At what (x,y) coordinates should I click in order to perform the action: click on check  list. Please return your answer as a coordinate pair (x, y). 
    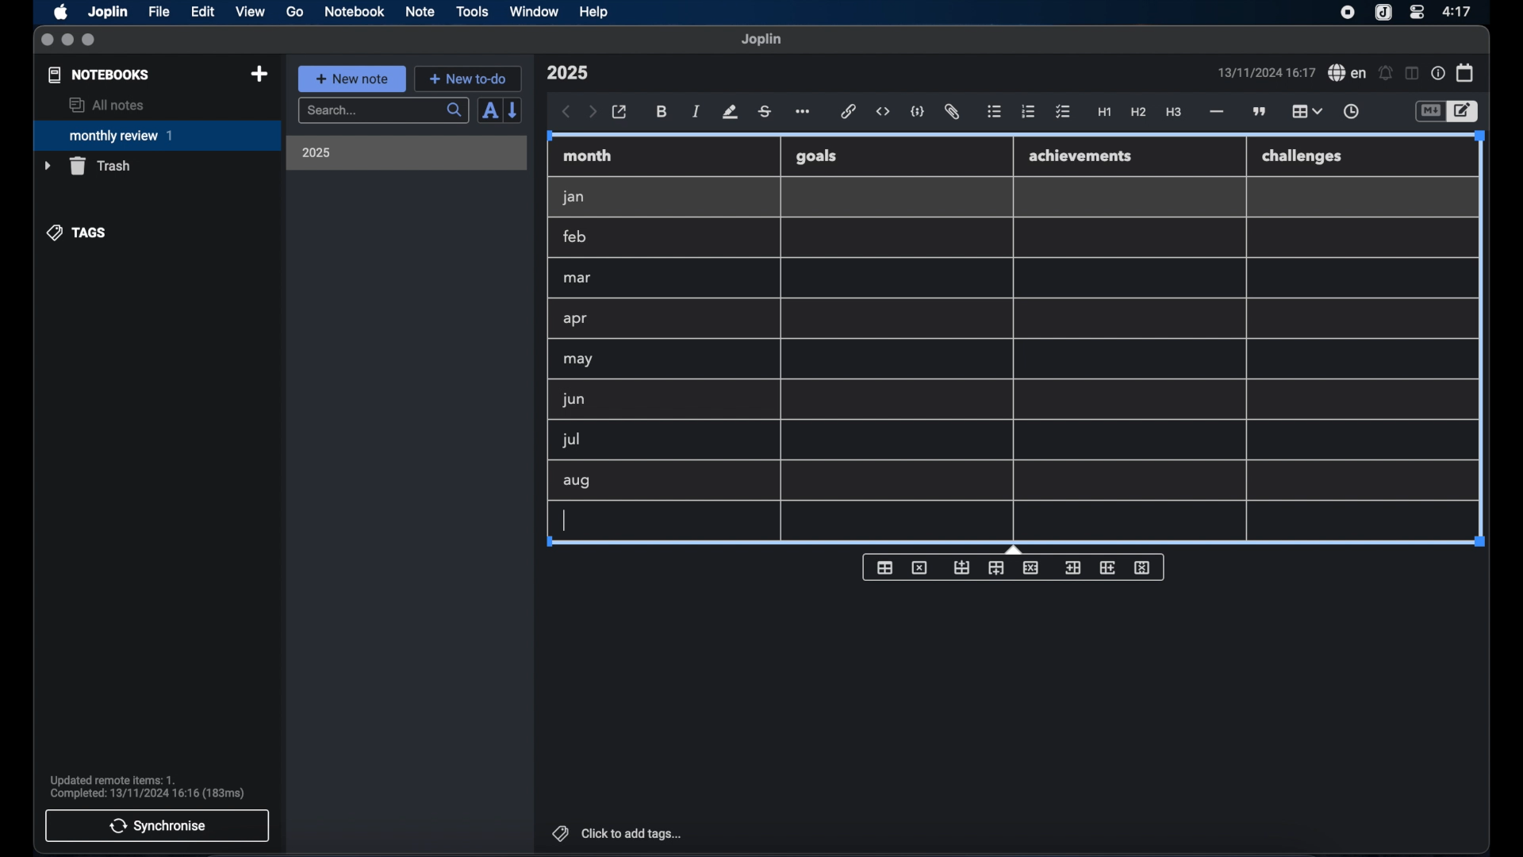
    Looking at the image, I should click on (1063, 113).